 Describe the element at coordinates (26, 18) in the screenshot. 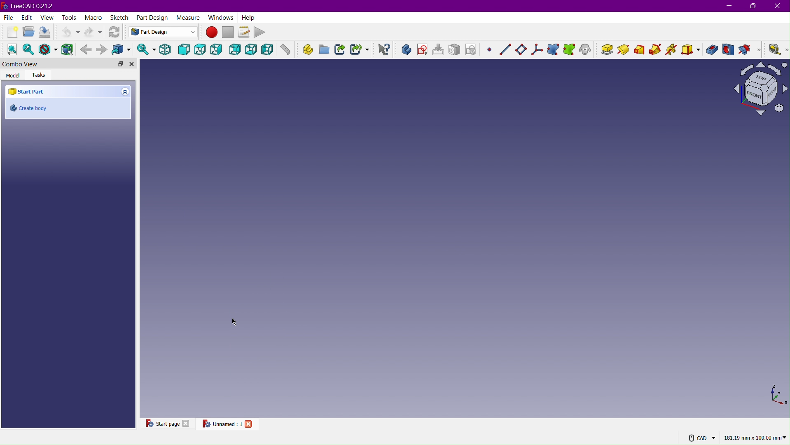

I see `Edit` at that location.